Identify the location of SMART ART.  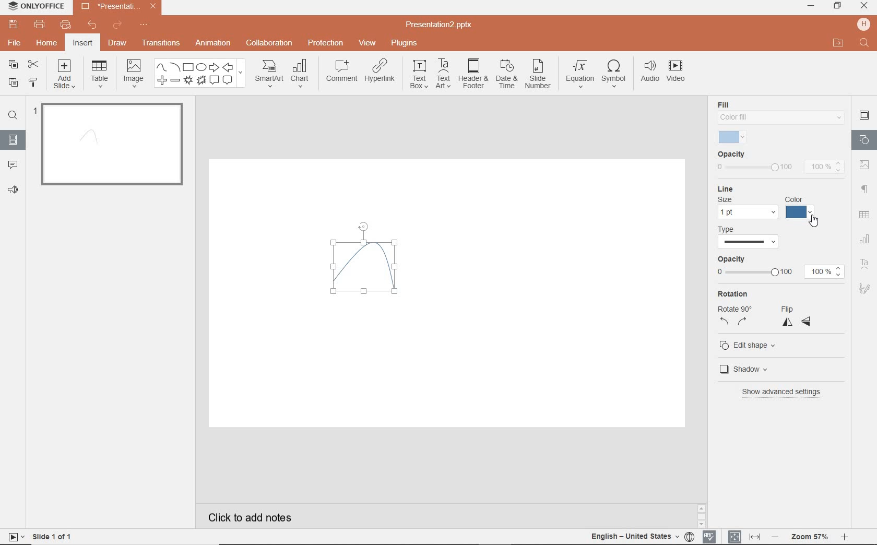
(268, 75).